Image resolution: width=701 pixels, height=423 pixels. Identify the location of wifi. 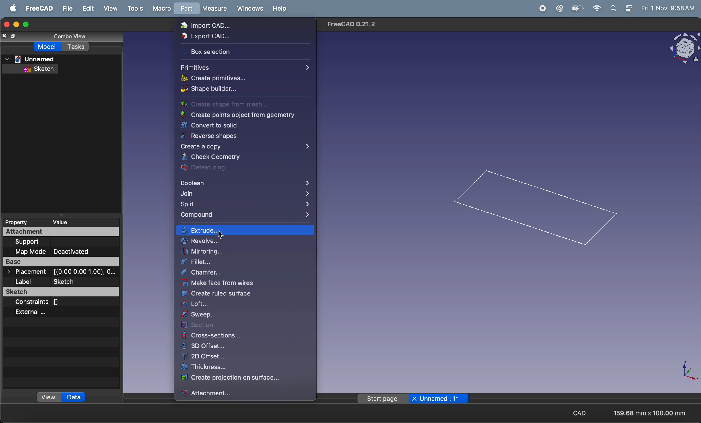
(597, 9).